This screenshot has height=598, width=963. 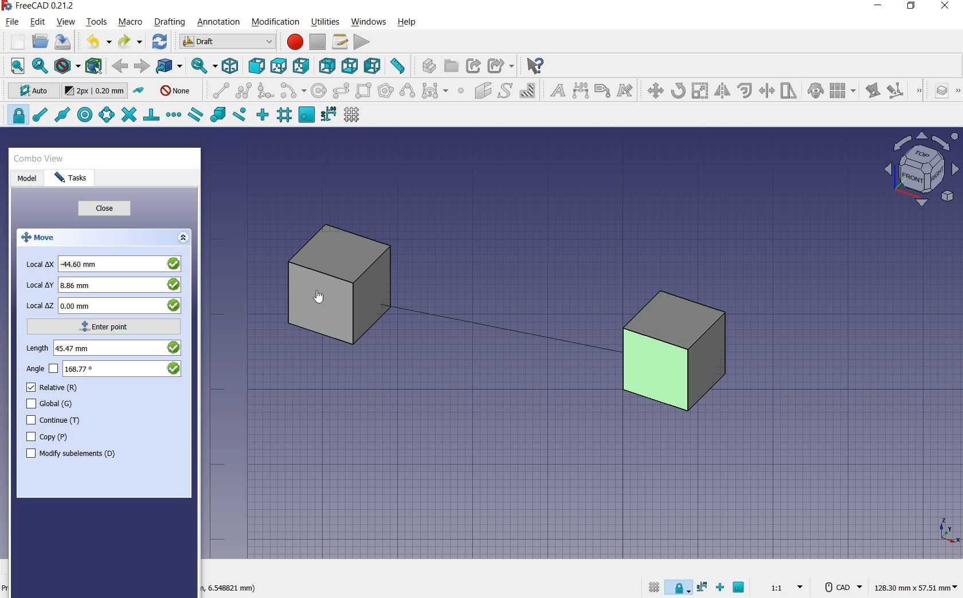 What do you see at coordinates (49, 404) in the screenshot?
I see `global` at bounding box center [49, 404].